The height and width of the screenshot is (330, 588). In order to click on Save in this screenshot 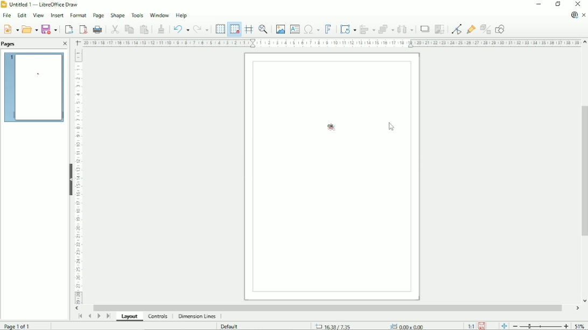, I will do `click(481, 326)`.